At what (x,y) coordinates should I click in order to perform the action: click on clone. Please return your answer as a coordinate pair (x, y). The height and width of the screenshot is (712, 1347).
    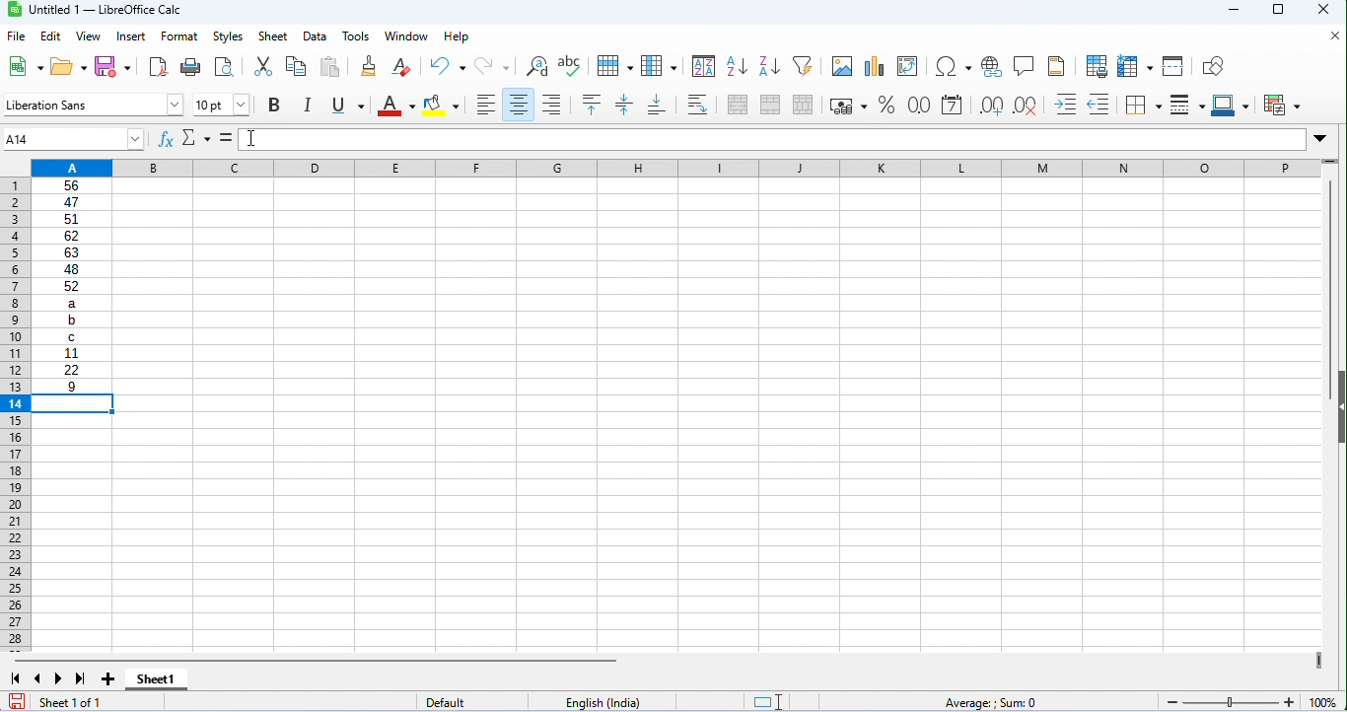
    Looking at the image, I should click on (366, 66).